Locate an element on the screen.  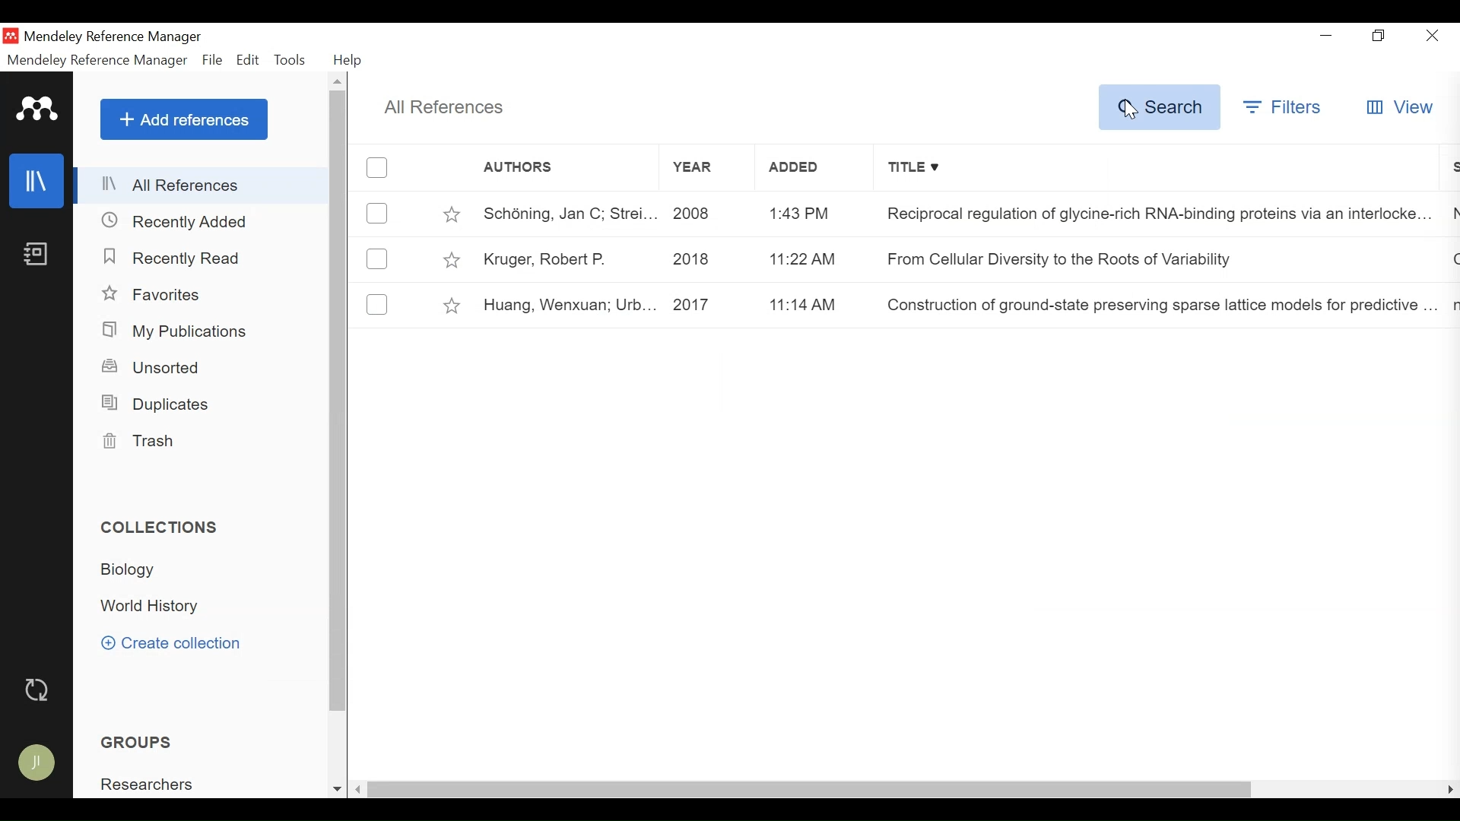
1:43 PM is located at coordinates (816, 211).